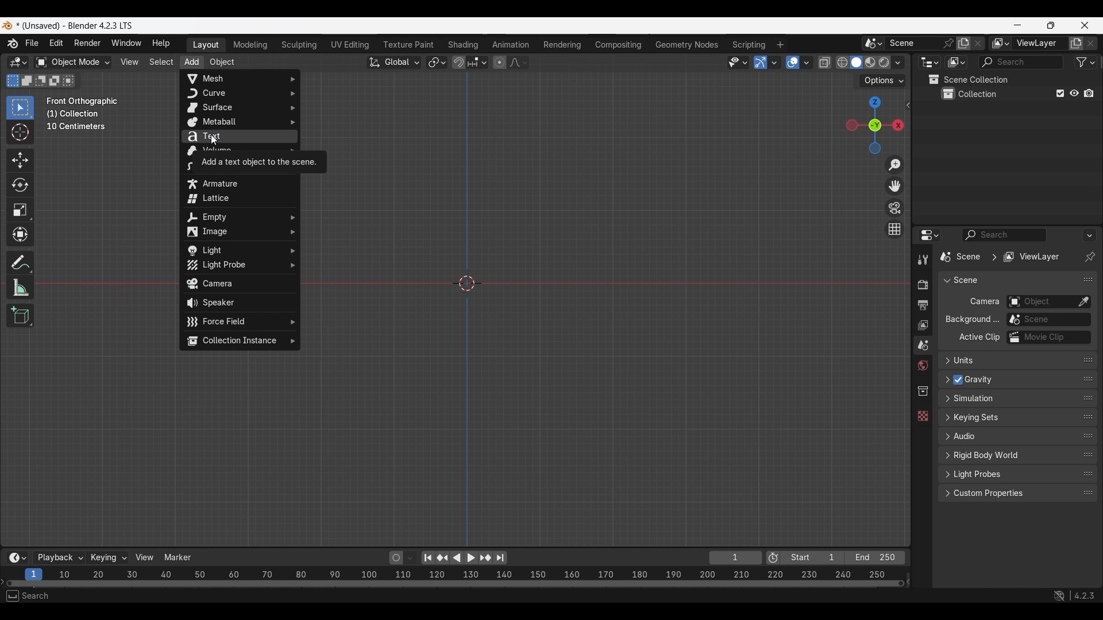 The image size is (1103, 620). Describe the element at coordinates (978, 44) in the screenshot. I see `Delete scene` at that location.